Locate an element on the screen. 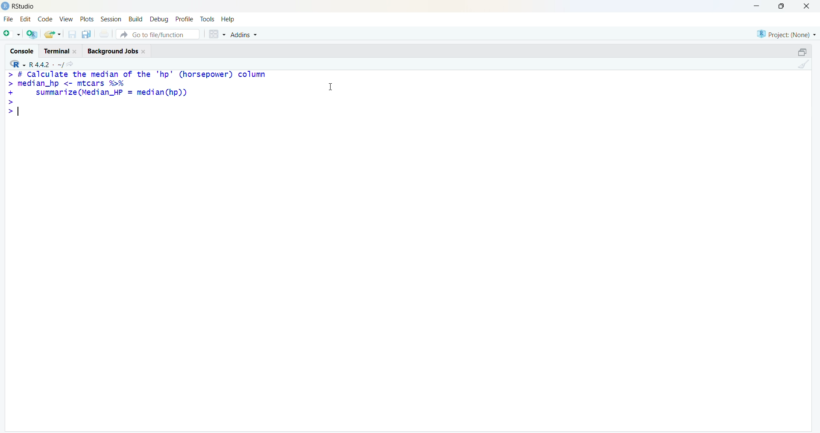 The image size is (820, 433). close is located at coordinates (807, 6).